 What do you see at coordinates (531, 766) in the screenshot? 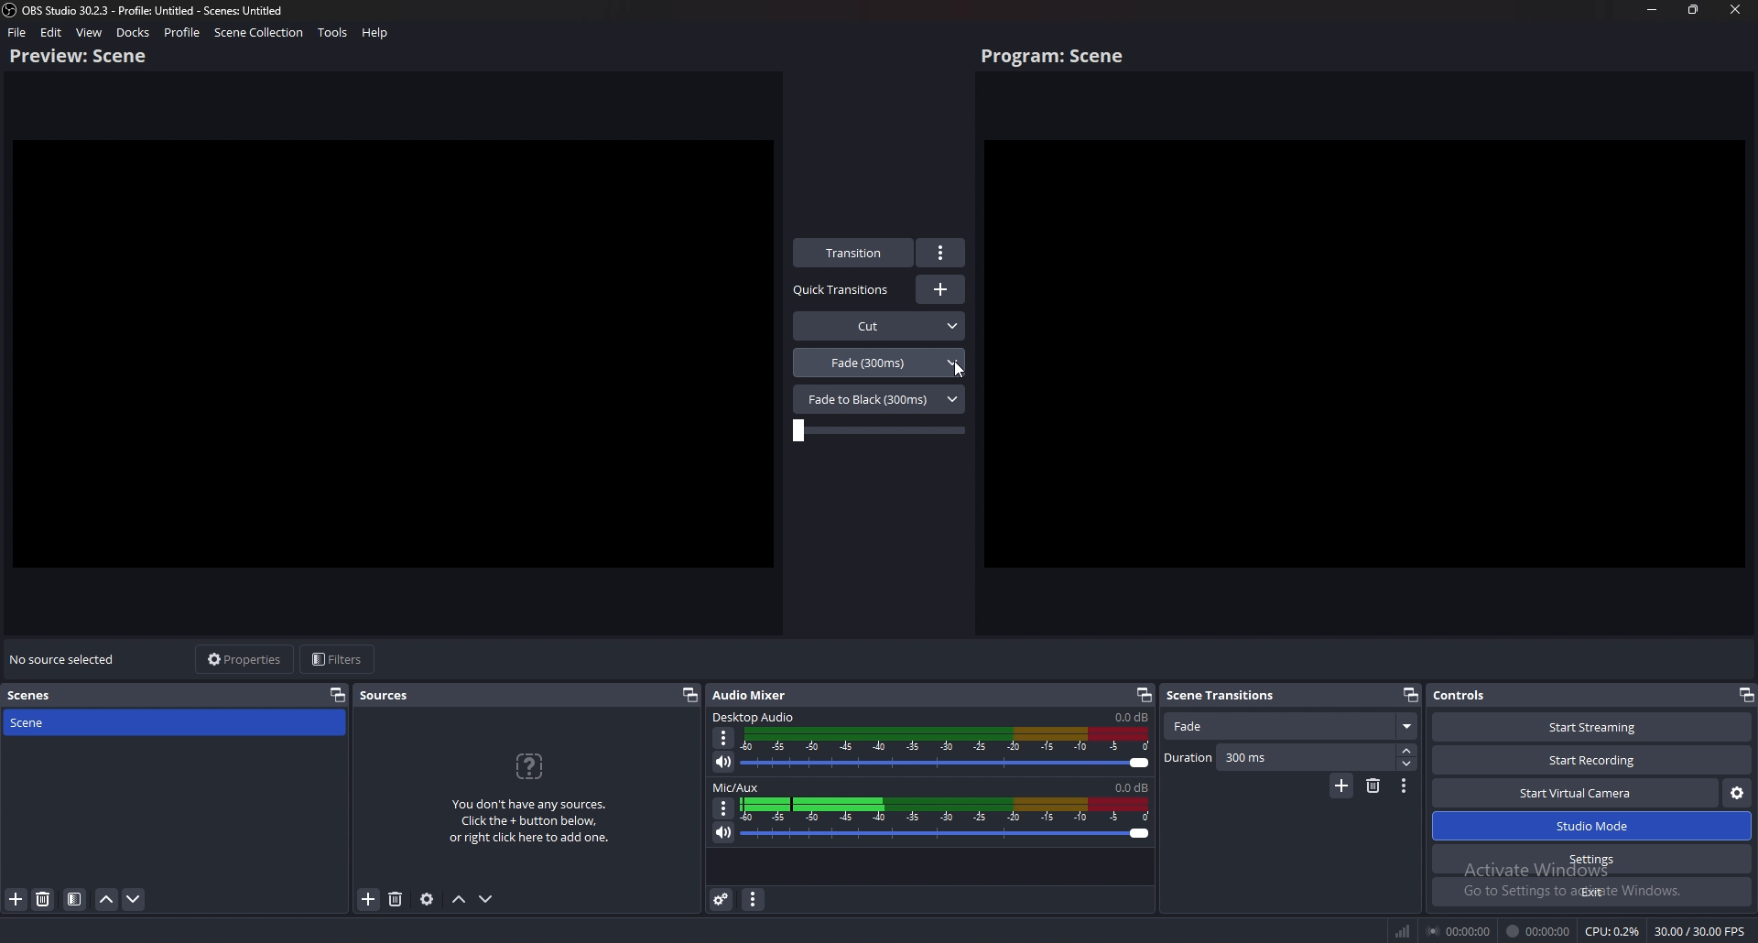
I see `question icon` at bounding box center [531, 766].